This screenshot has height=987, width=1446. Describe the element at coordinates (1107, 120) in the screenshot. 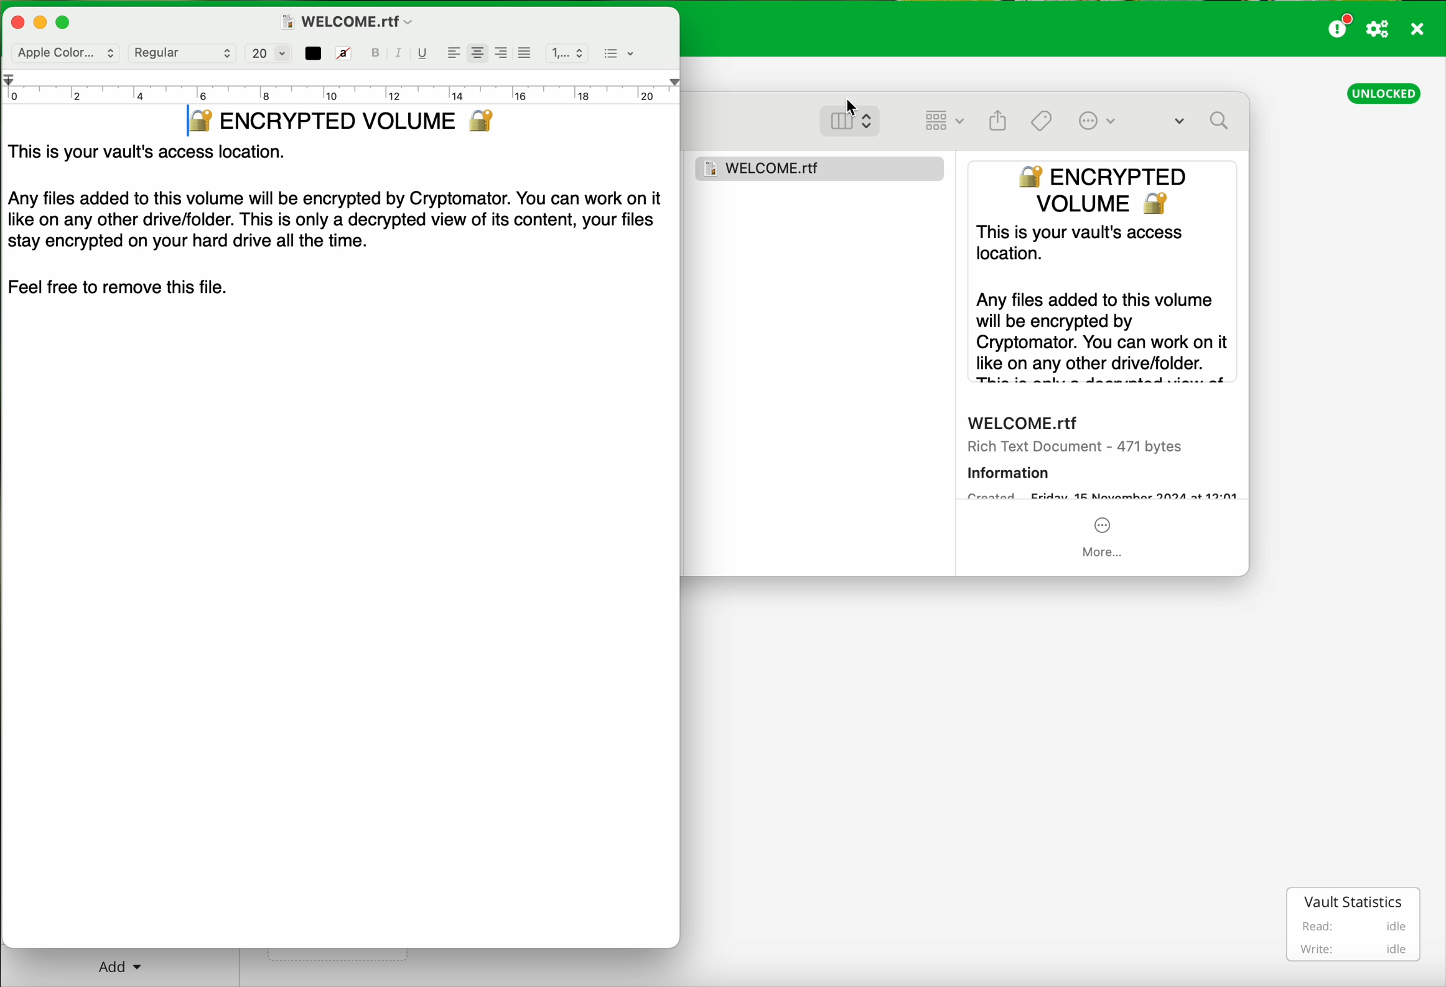

I see `More Options` at that location.